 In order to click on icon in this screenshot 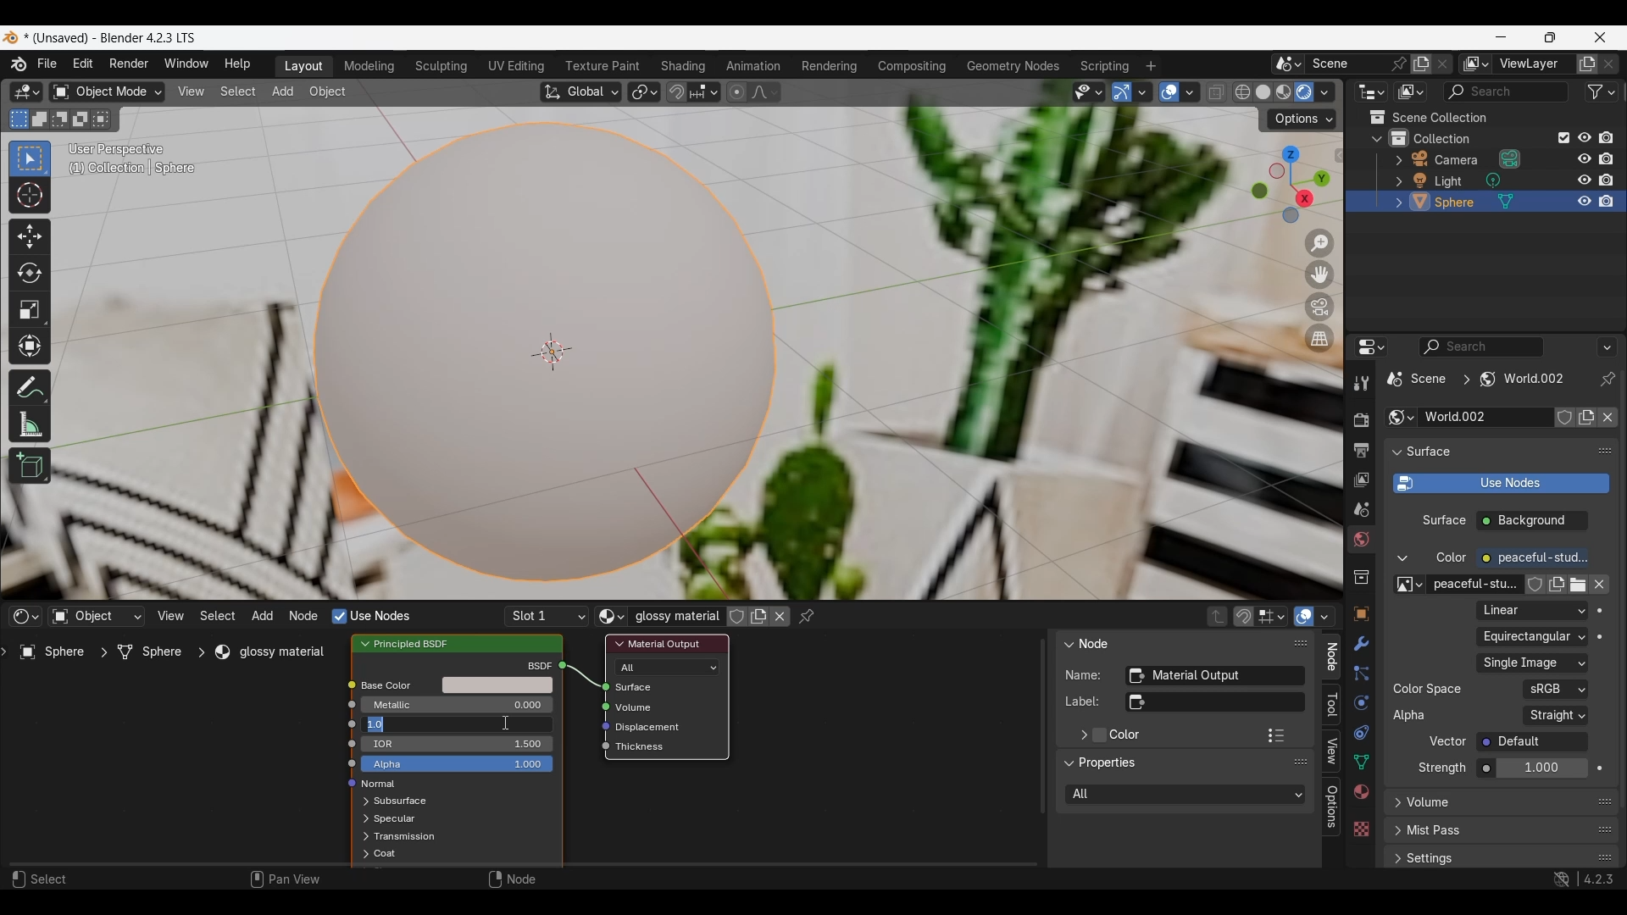, I will do `click(598, 749)`.